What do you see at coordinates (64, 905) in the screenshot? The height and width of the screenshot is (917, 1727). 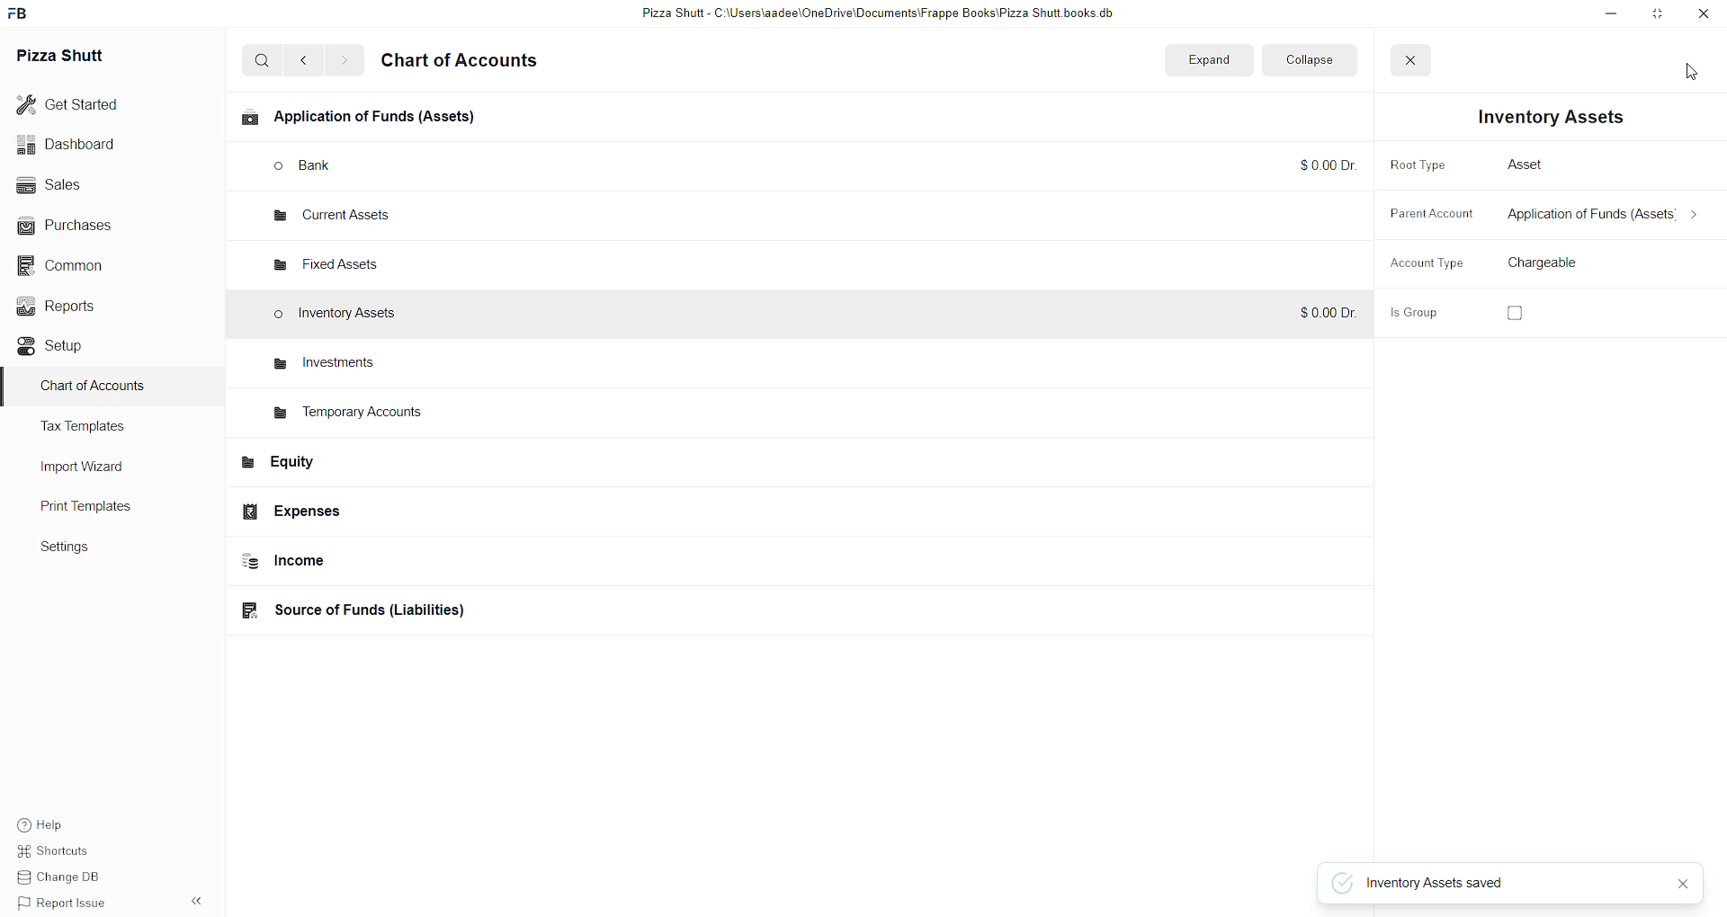 I see `Report issue` at bounding box center [64, 905].